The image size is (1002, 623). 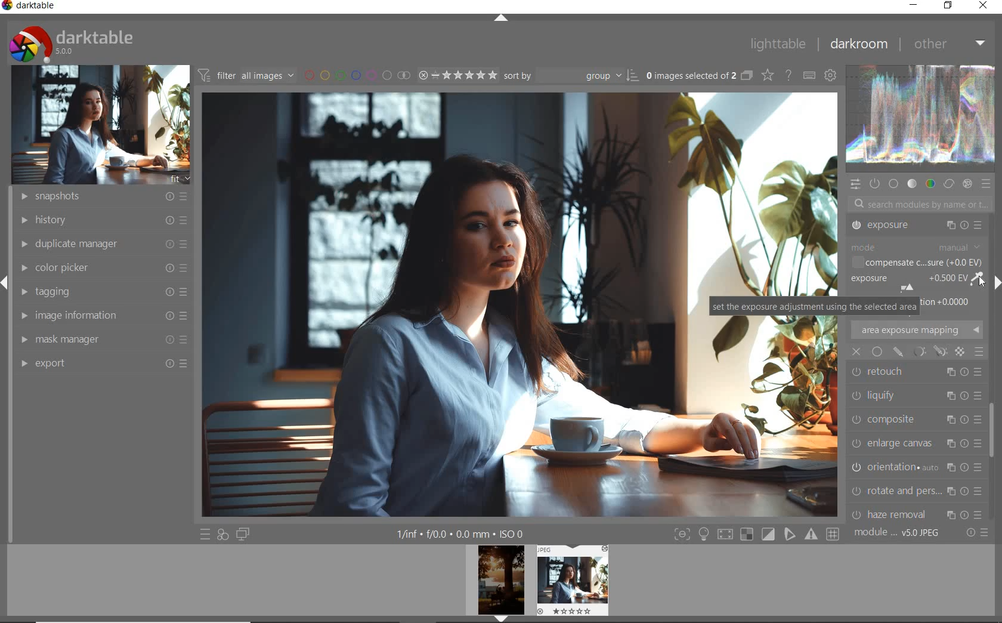 I want to click on TAGGING, so click(x=101, y=291).